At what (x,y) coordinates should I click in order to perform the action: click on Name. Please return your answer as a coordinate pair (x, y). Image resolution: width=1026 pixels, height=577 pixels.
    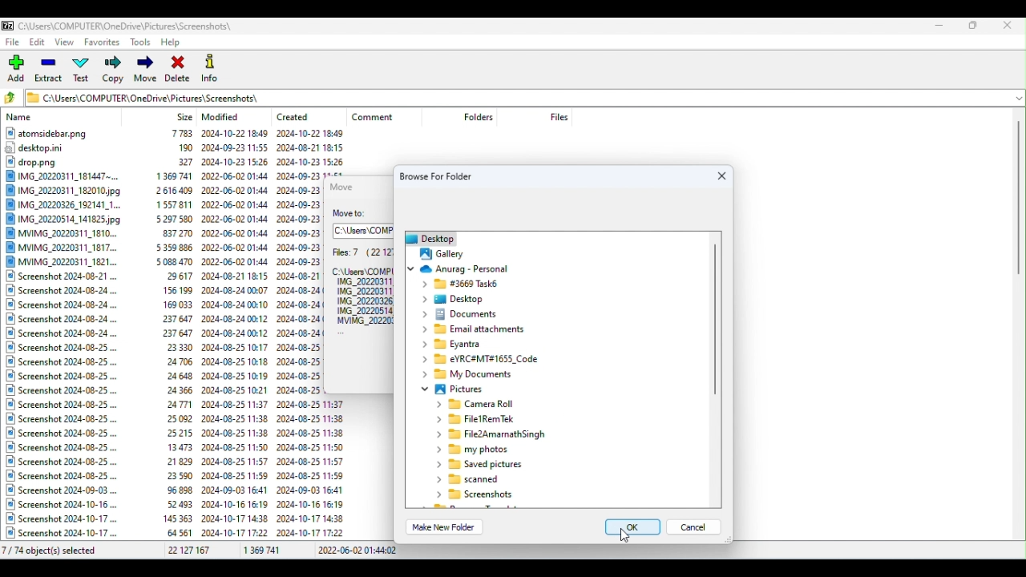
    Looking at the image, I should click on (22, 118).